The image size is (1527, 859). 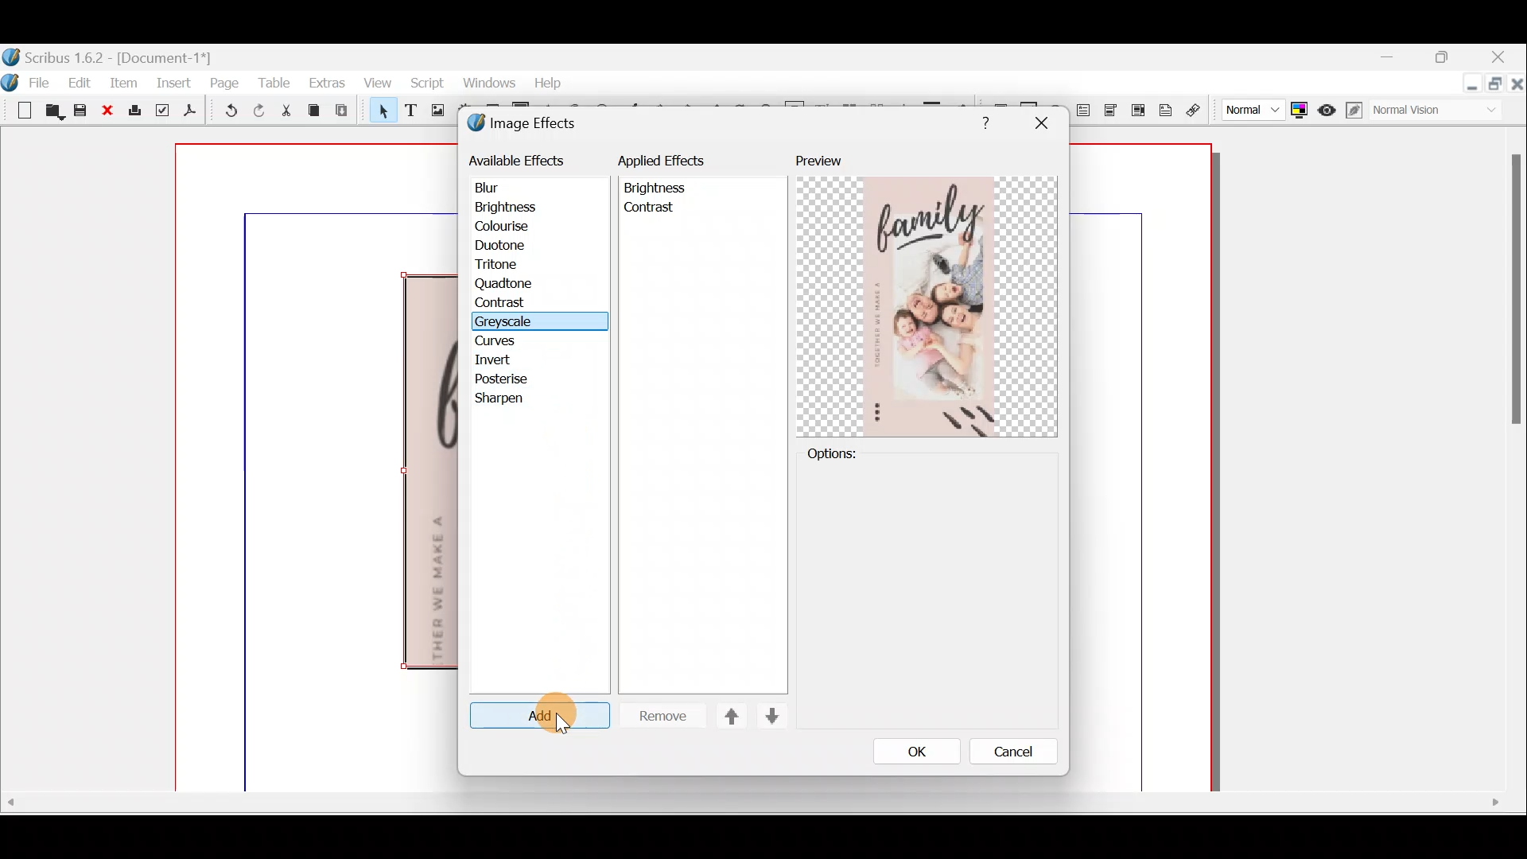 What do you see at coordinates (492, 84) in the screenshot?
I see `windows` at bounding box center [492, 84].